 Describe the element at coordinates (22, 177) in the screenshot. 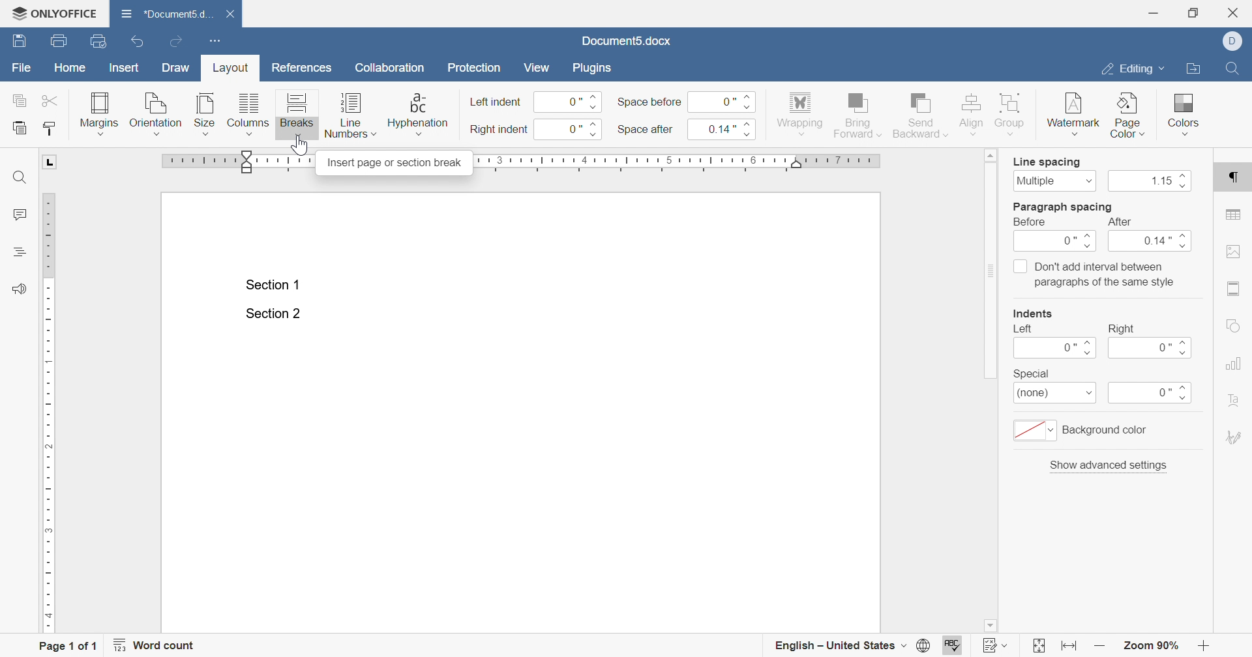

I see `find` at that location.